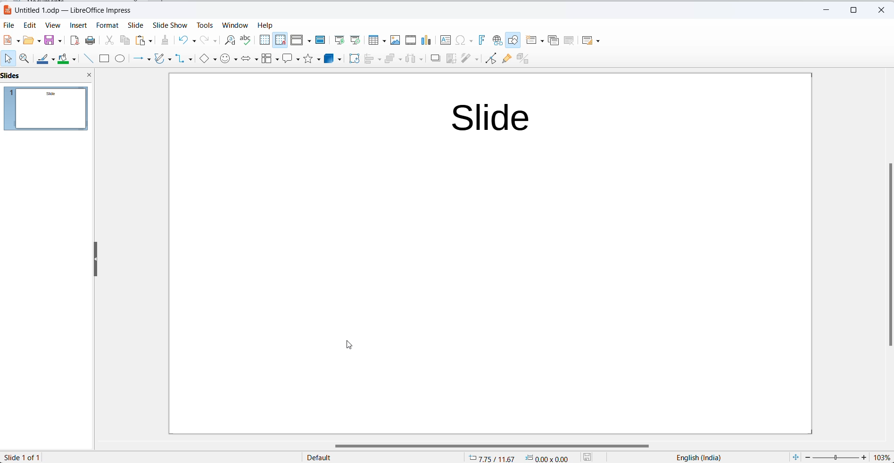 The image size is (894, 463). I want to click on Help, so click(268, 25).